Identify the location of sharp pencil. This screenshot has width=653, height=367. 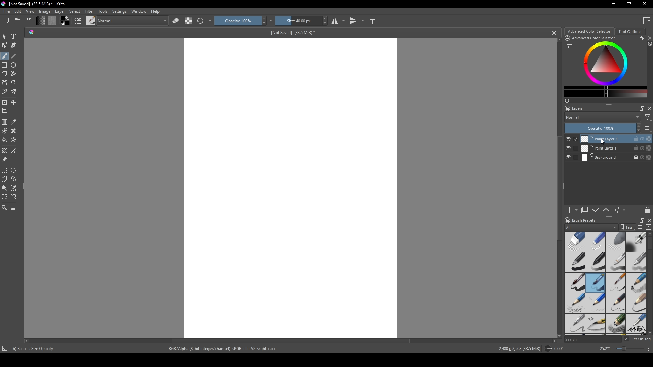
(574, 324).